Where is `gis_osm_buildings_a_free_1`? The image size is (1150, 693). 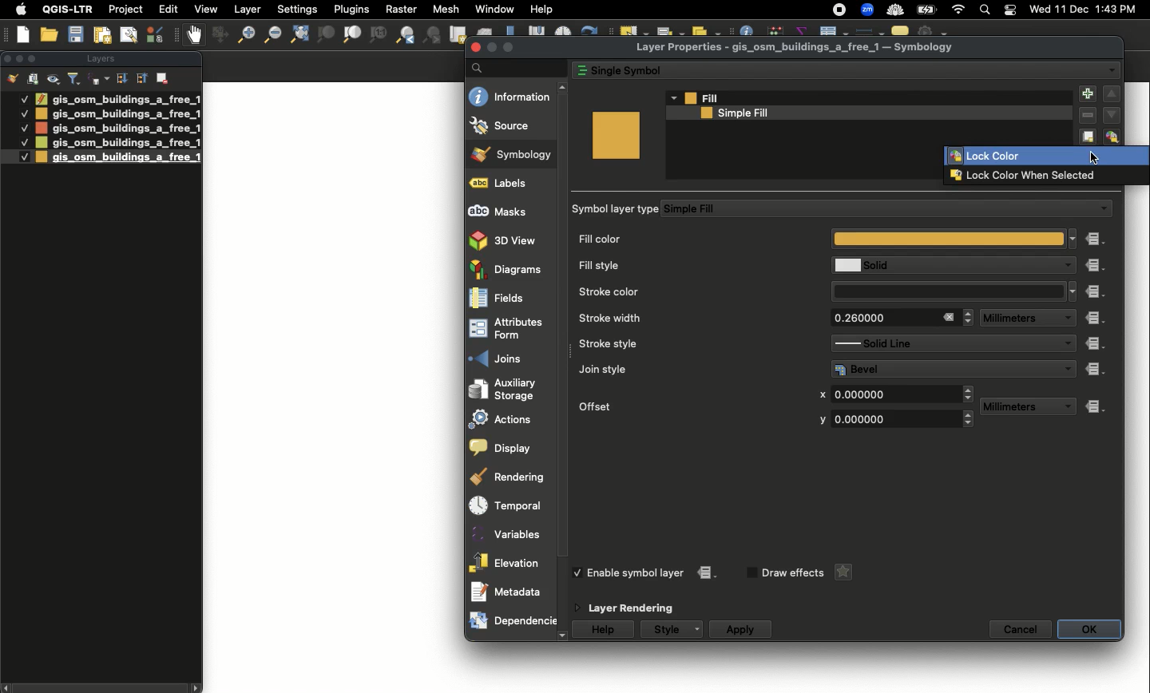 gis_osm_buildings_a_free_1 is located at coordinates (118, 114).